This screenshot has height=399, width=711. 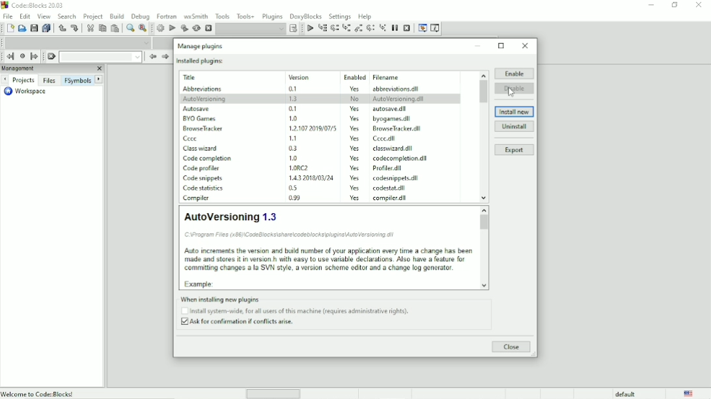 I want to click on , so click(x=322, y=28).